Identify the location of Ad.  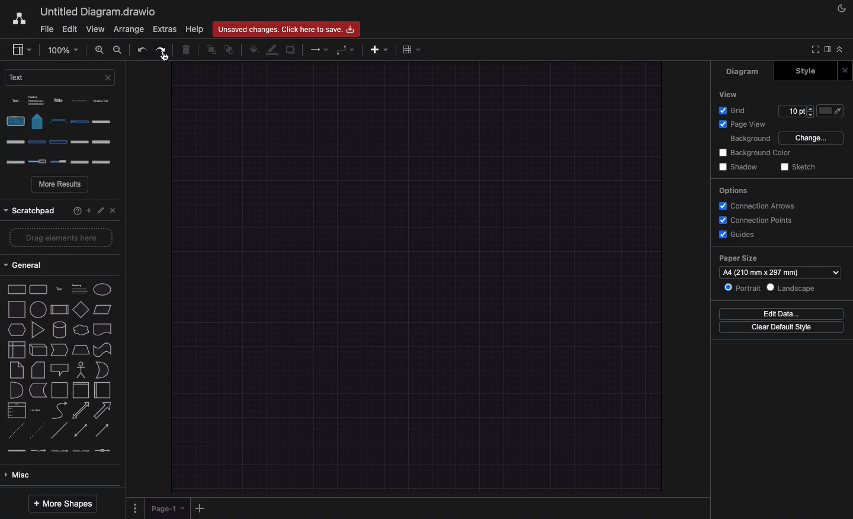
(380, 49).